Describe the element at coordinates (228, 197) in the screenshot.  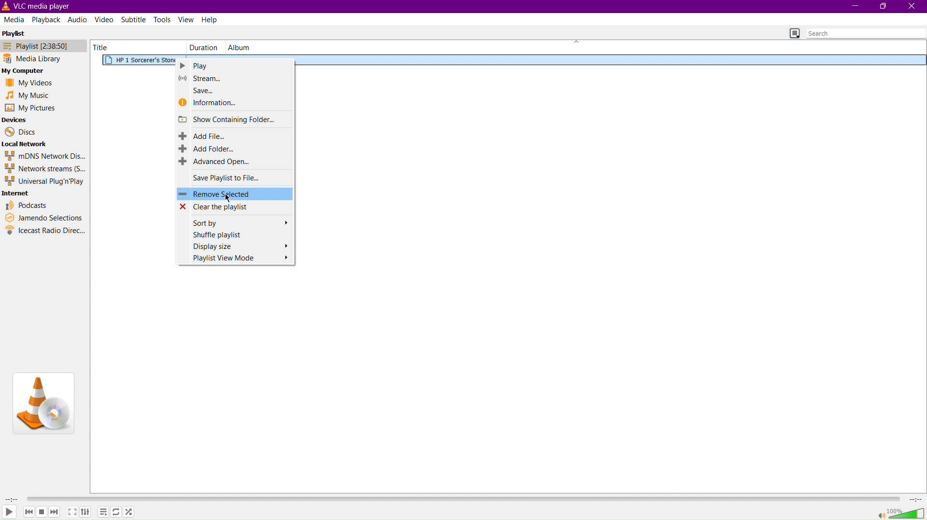
I see `Cursor Position` at that location.